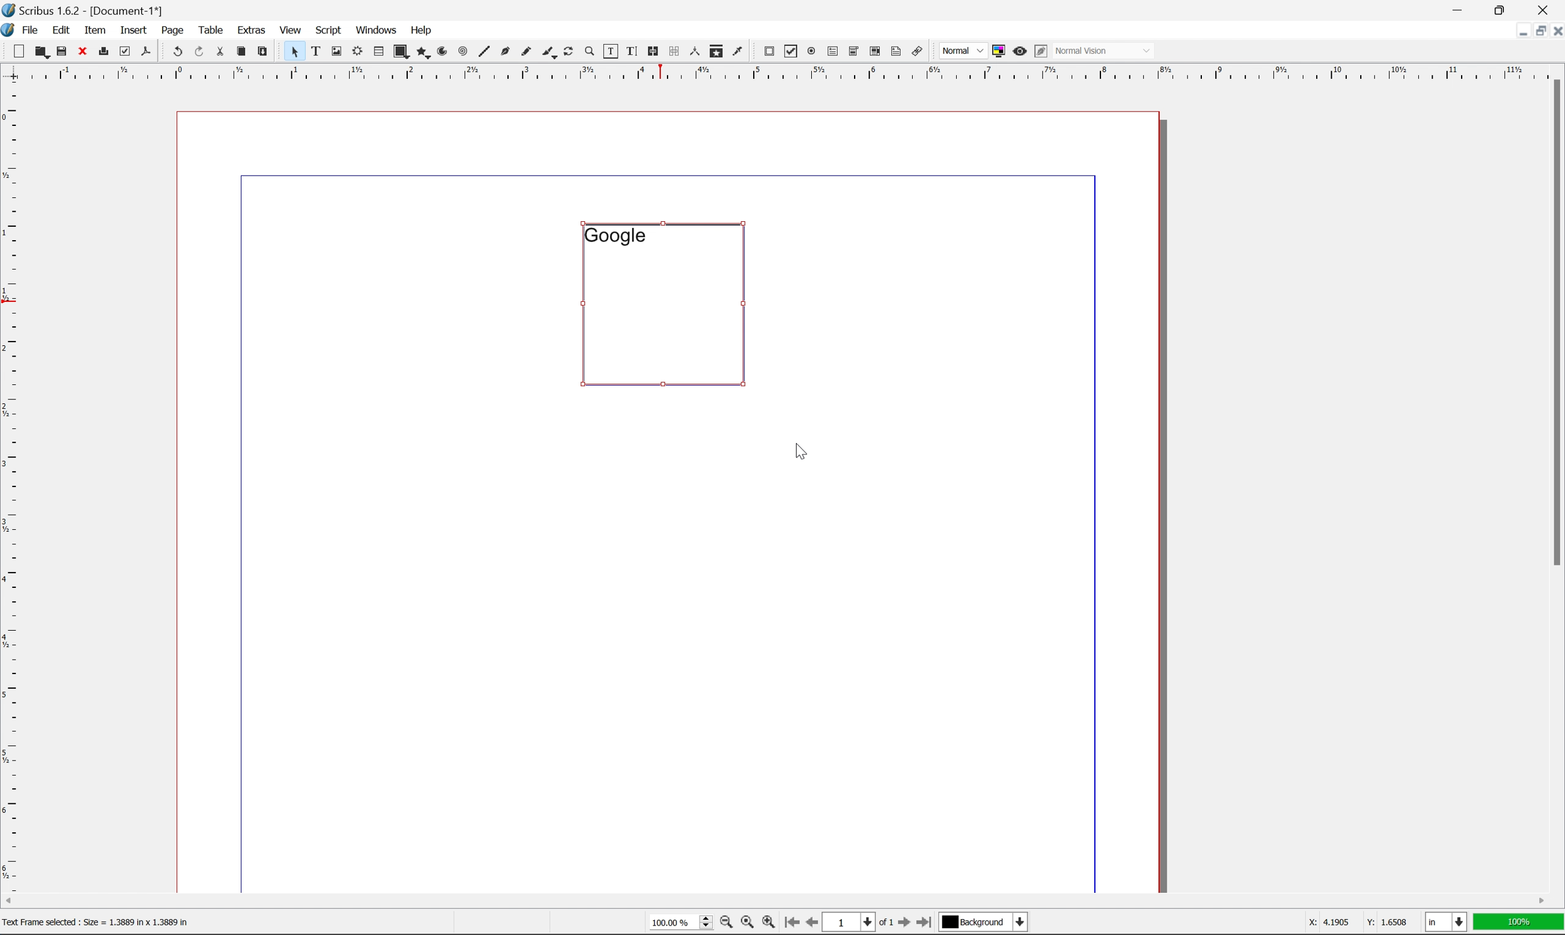 This screenshot has width=1565, height=935. I want to click on copy item properties, so click(717, 51).